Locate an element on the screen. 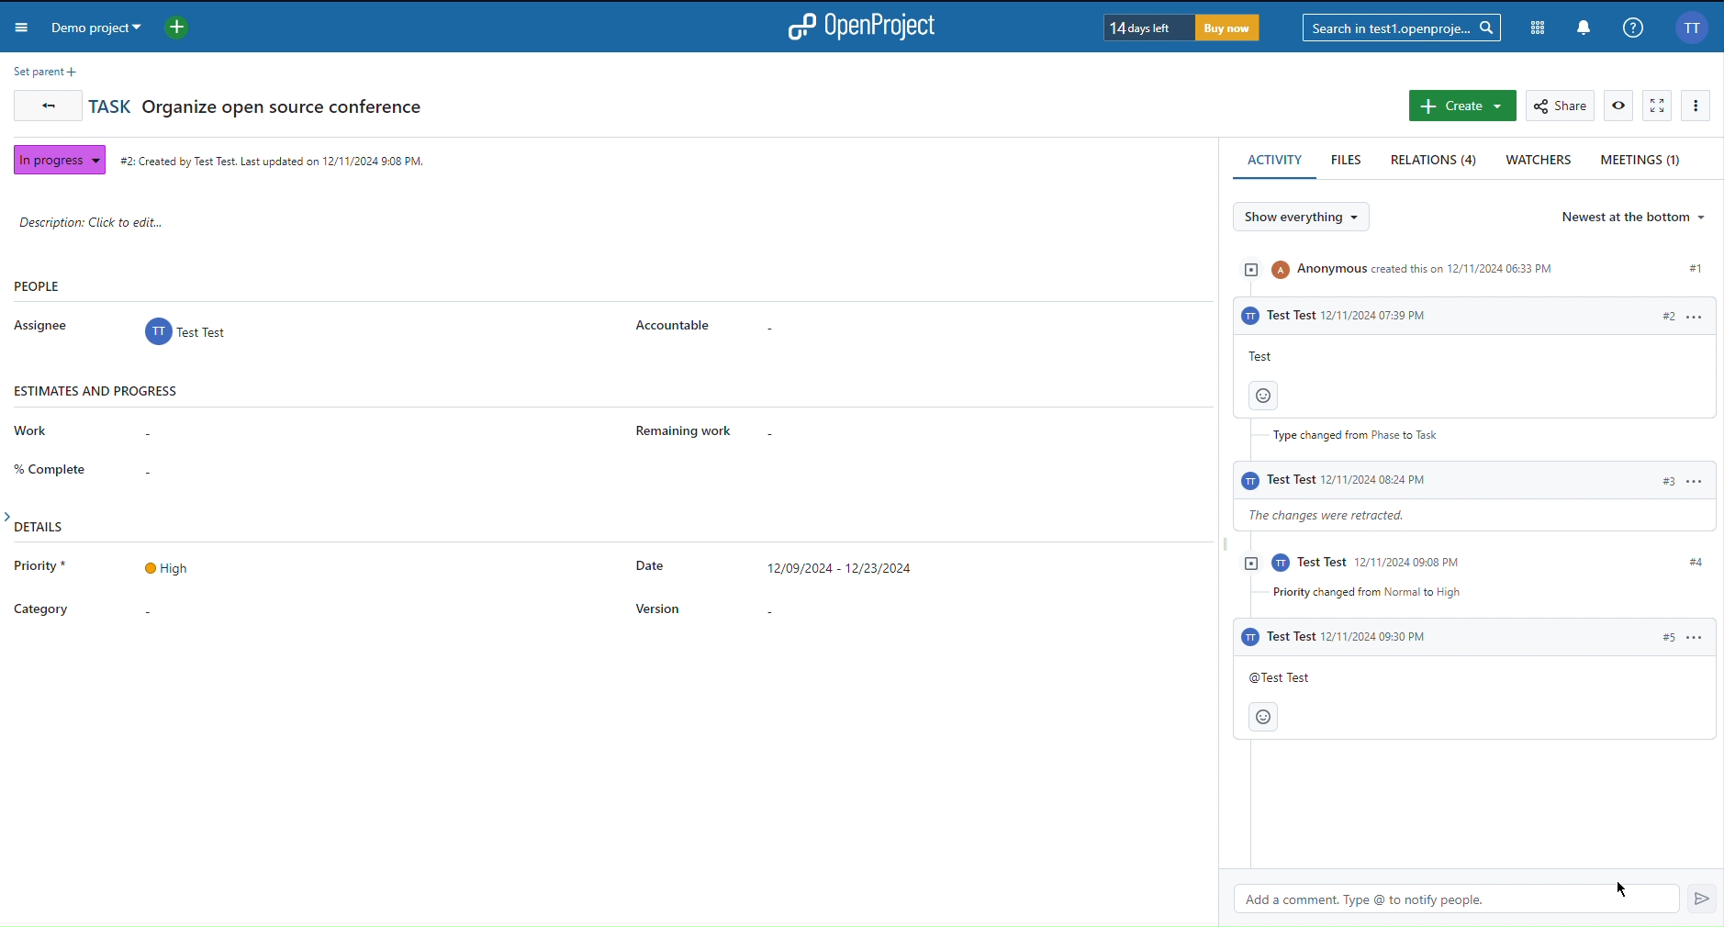 The image size is (1724, 927). Show everything is located at coordinates (1309, 218).